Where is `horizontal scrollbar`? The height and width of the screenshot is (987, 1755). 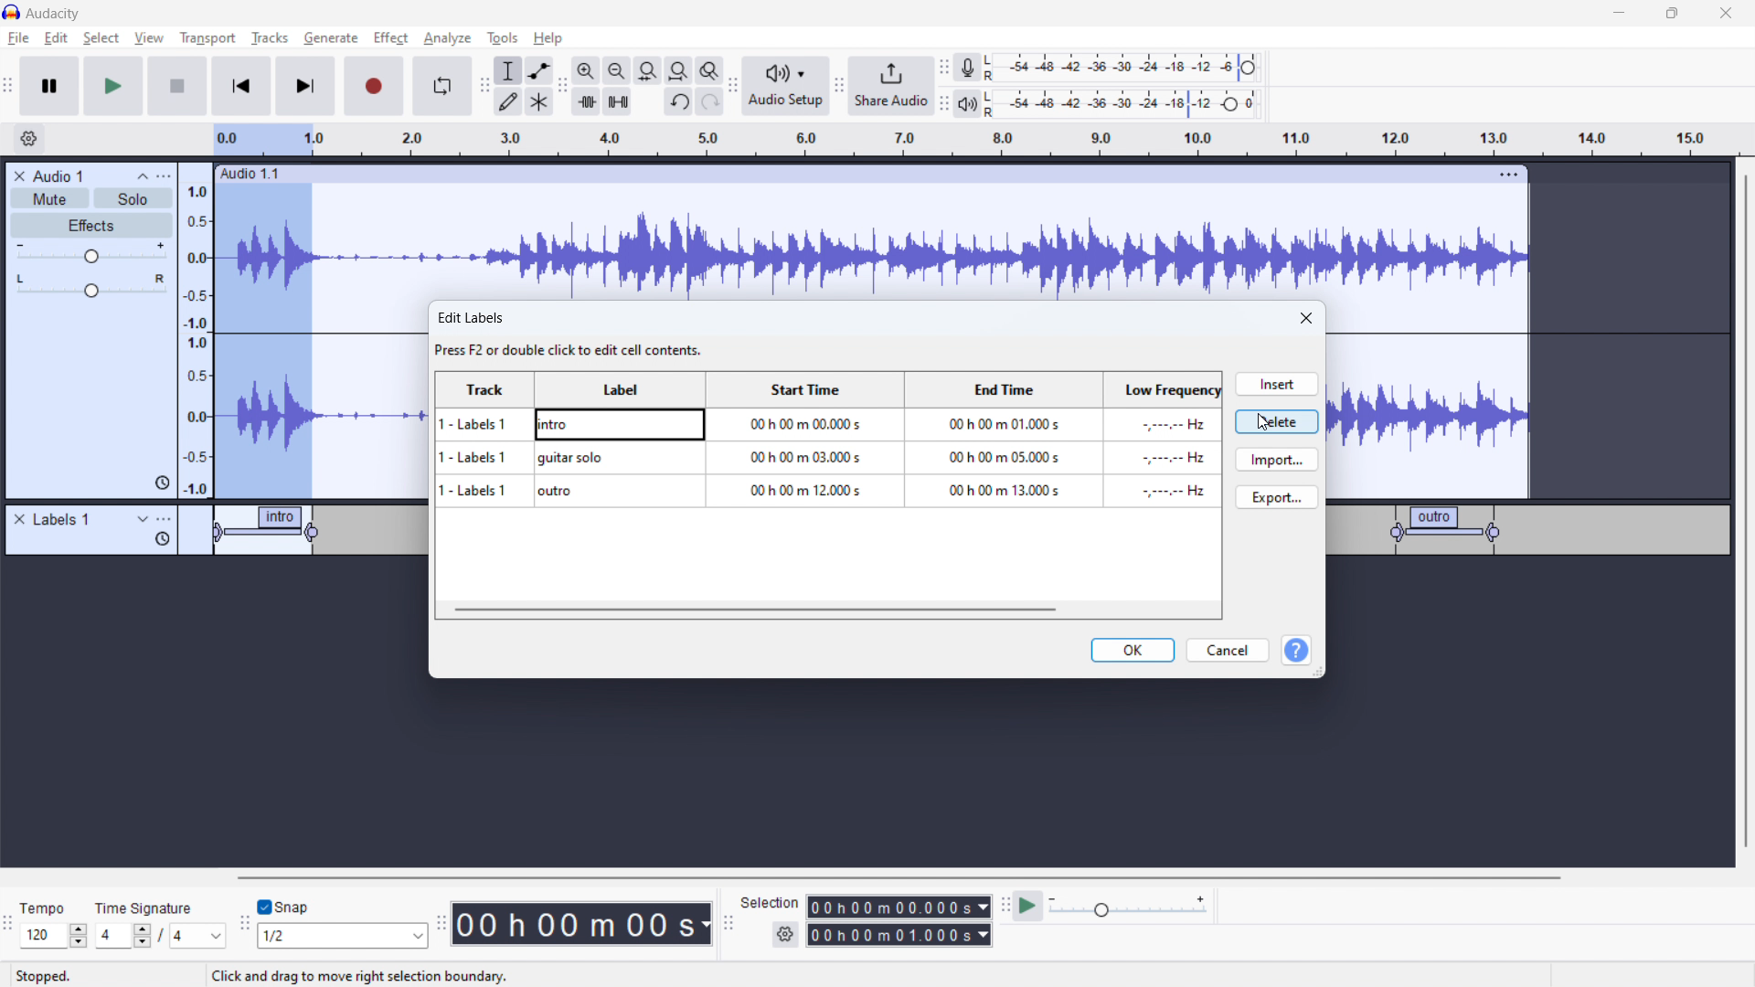
horizontal scrollbar is located at coordinates (901, 877).